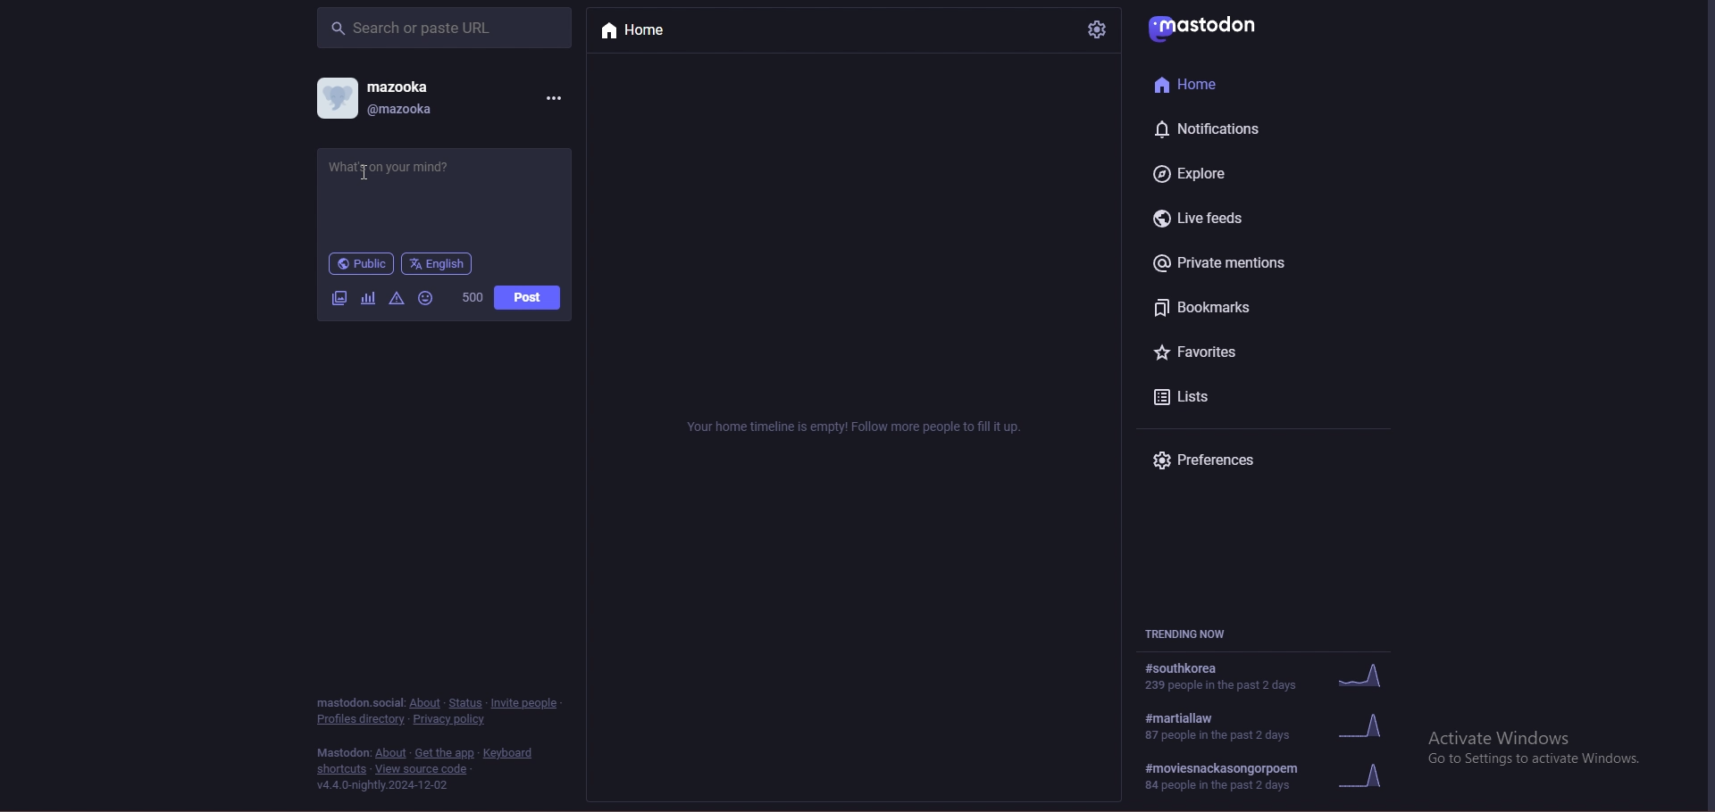 The width and height of the screenshot is (1715, 812). I want to click on explore, so click(1216, 172).